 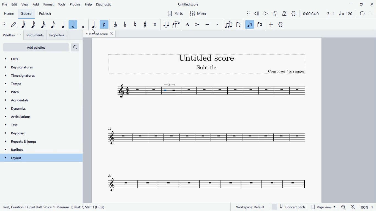 I want to click on tenuto, so click(x=208, y=24).